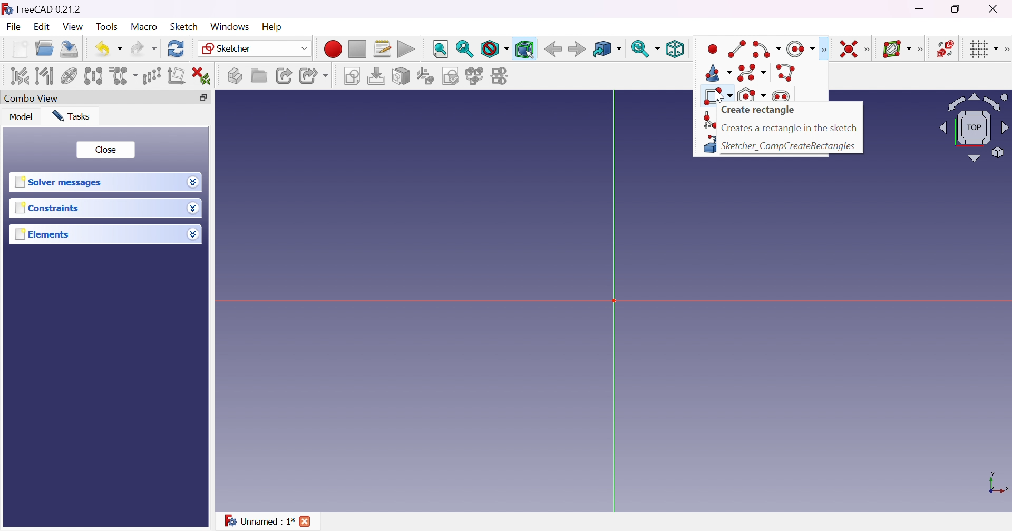  I want to click on Create rectangle, so click(717, 96).